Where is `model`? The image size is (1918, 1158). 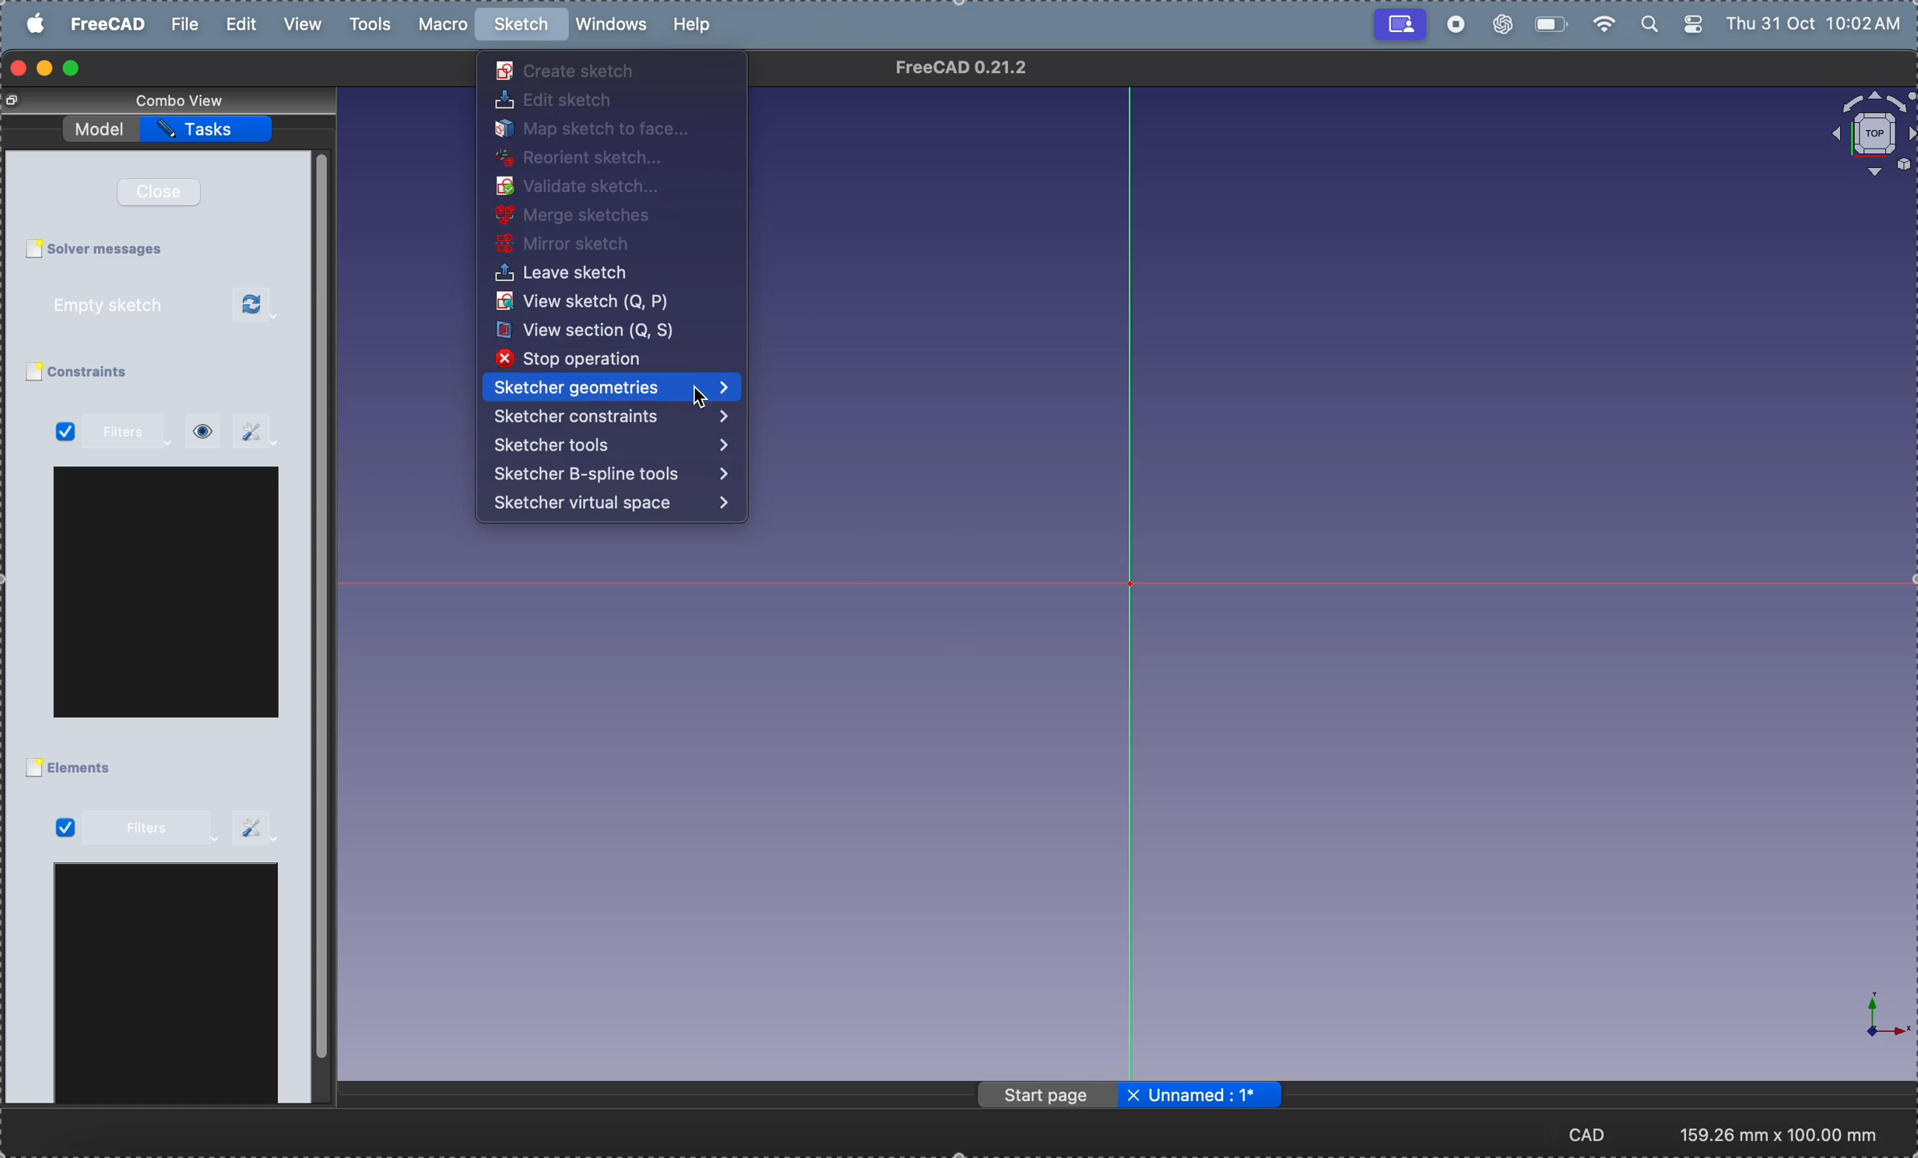
model is located at coordinates (102, 126).